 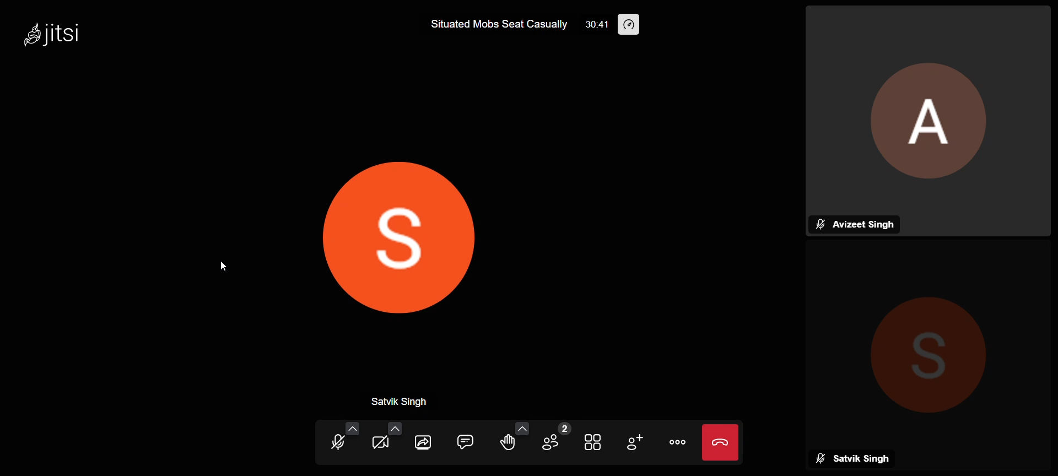 I want to click on Situated Mobs Seat Casually, so click(x=490, y=27).